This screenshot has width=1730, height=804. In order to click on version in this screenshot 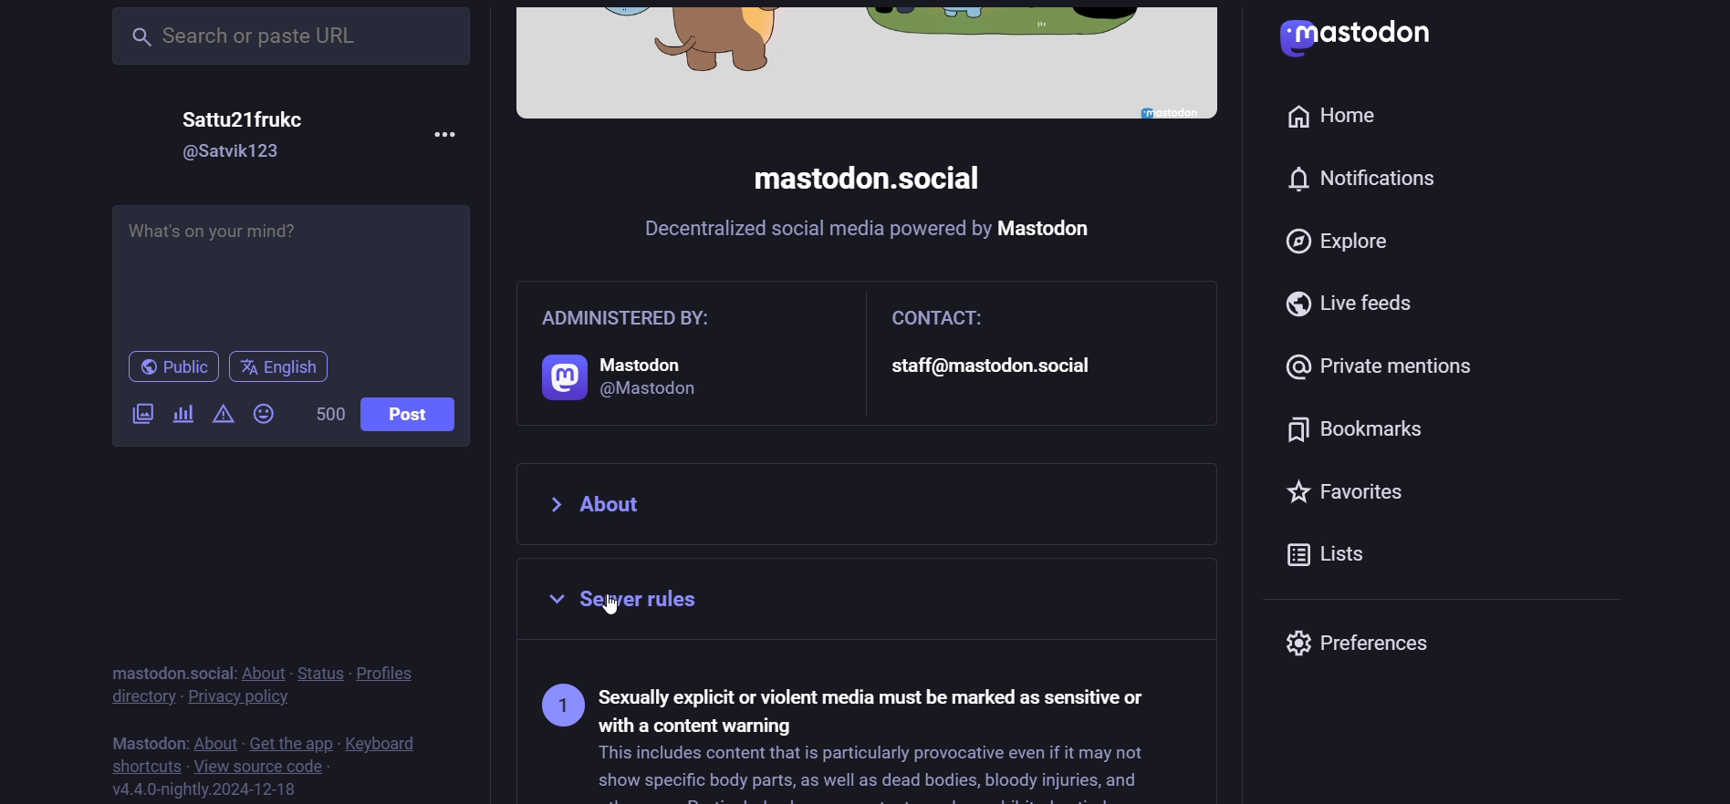, I will do `click(207, 789)`.